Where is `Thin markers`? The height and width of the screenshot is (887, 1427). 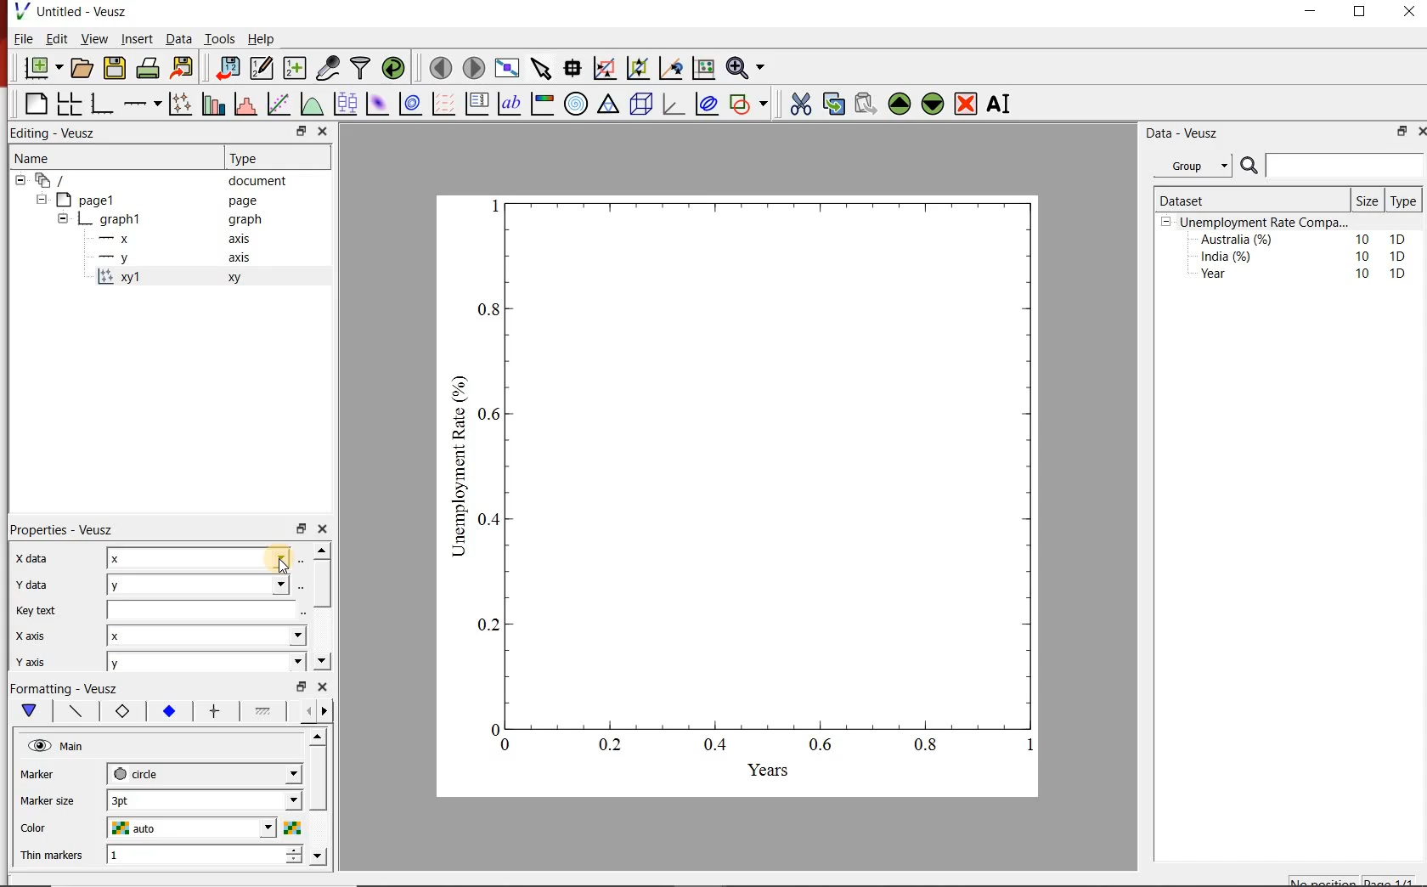
Thin markers is located at coordinates (53, 856).